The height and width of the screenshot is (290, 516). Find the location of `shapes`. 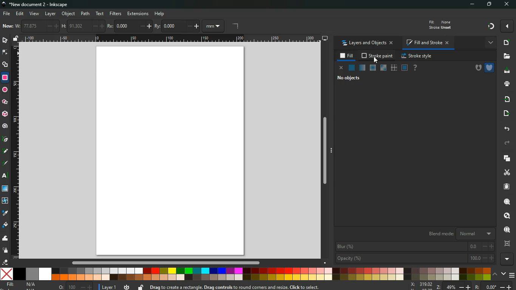

shapes is located at coordinates (6, 66).